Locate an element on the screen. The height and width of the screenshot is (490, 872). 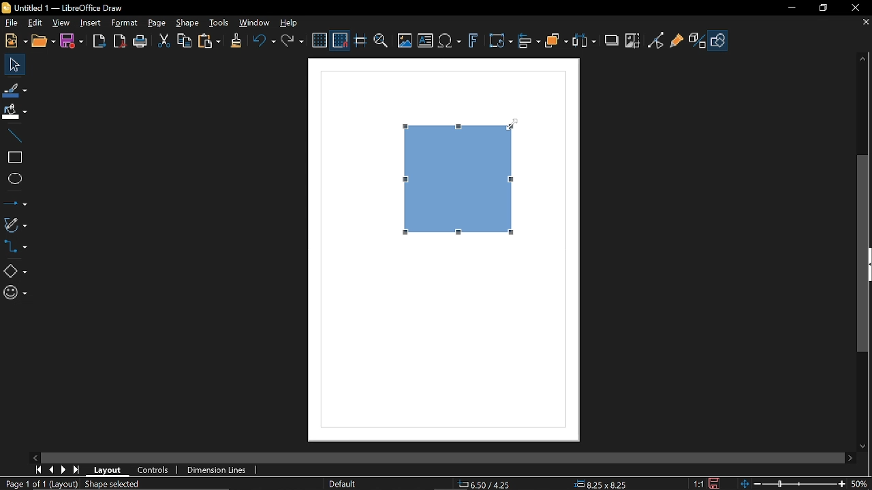
Basic shapes is located at coordinates (14, 271).